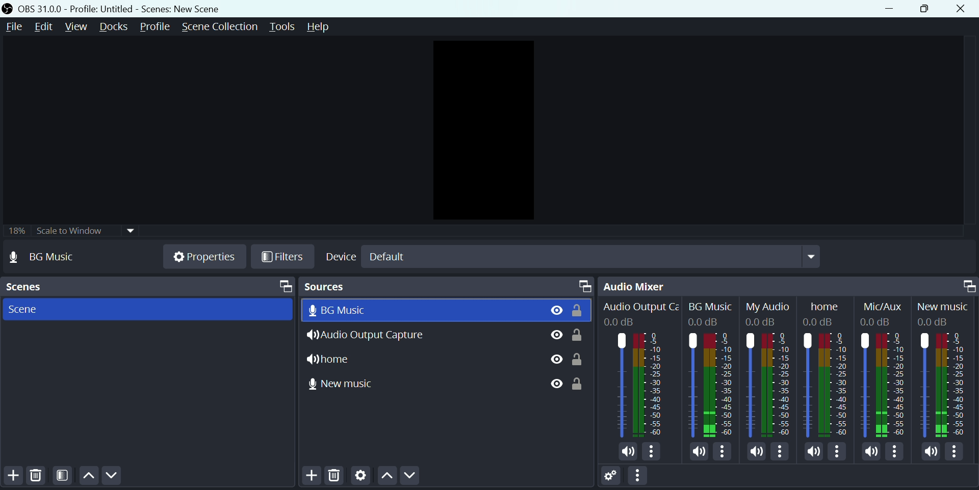 Image resolution: width=979 pixels, height=490 pixels. I want to click on Settings, so click(358, 478).